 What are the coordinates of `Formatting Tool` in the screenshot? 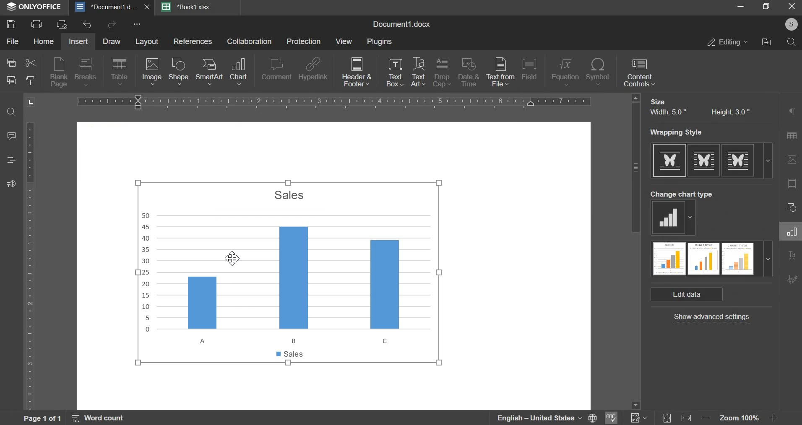 It's located at (792, 255).